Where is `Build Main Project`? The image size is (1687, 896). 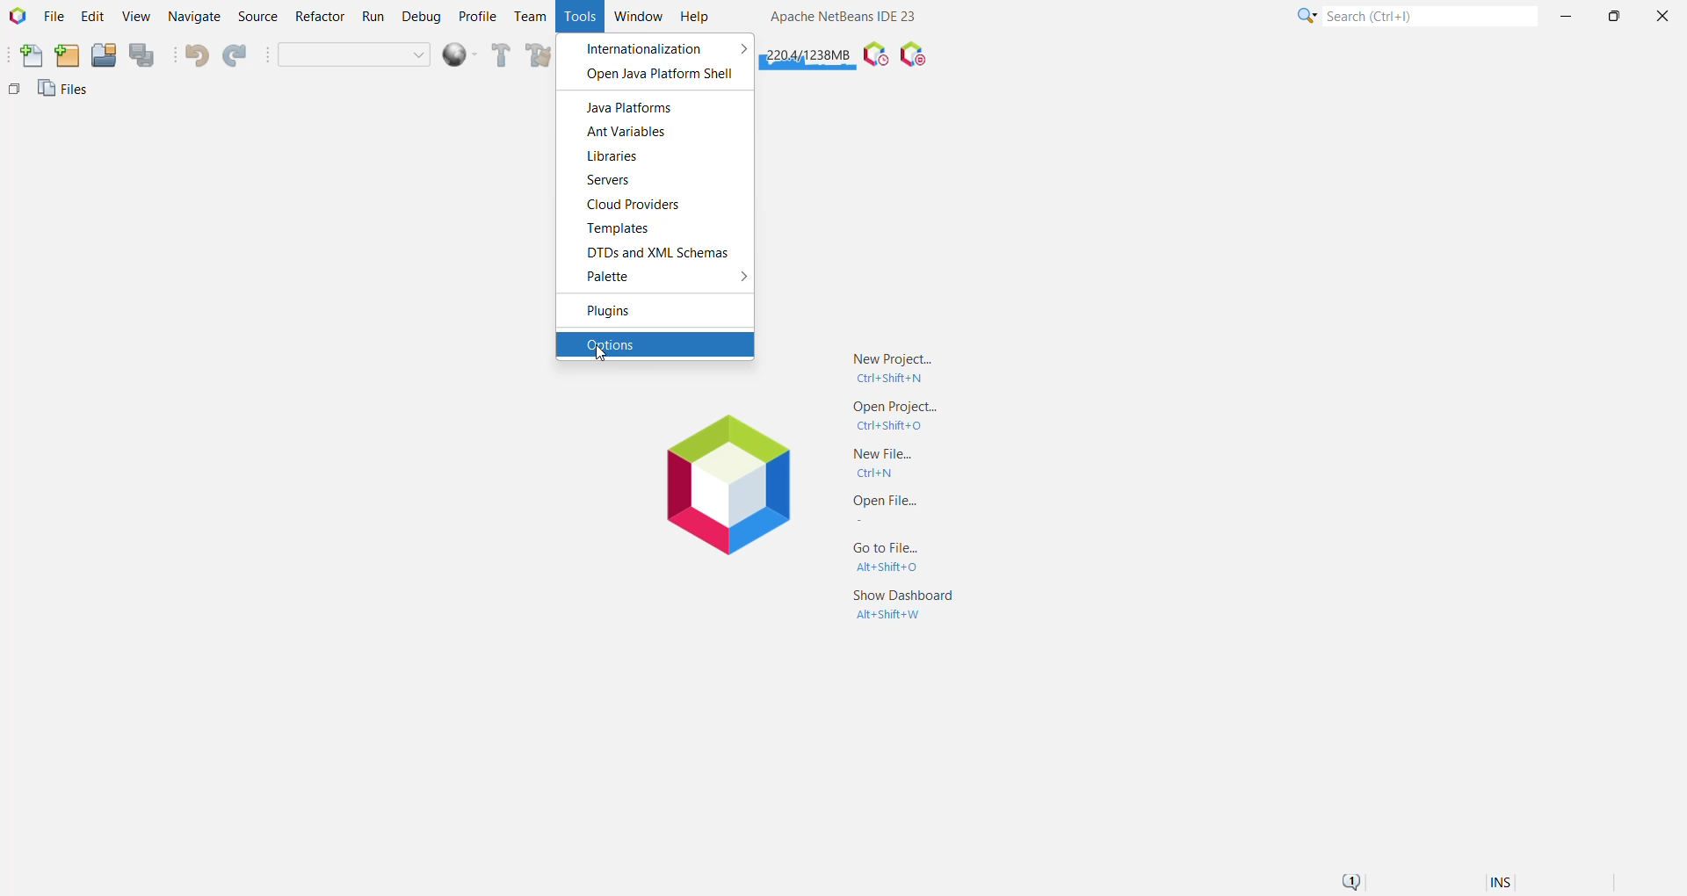
Build Main Project is located at coordinates (498, 55).